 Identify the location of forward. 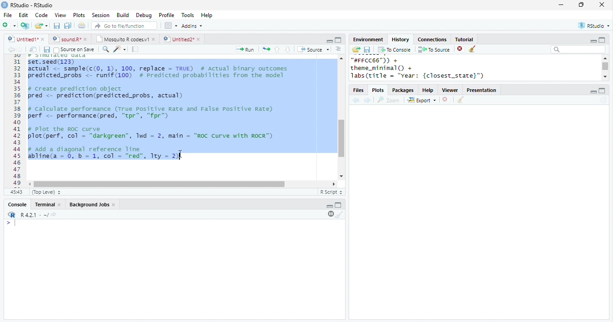
(20, 49).